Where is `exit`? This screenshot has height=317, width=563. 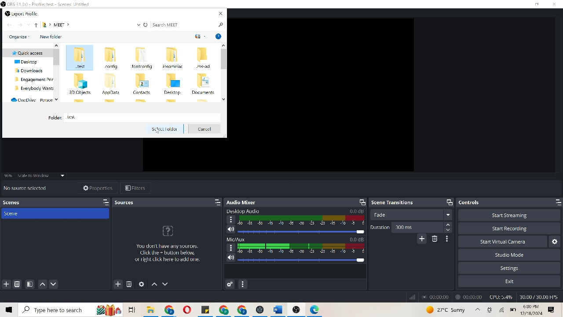 exit is located at coordinates (508, 280).